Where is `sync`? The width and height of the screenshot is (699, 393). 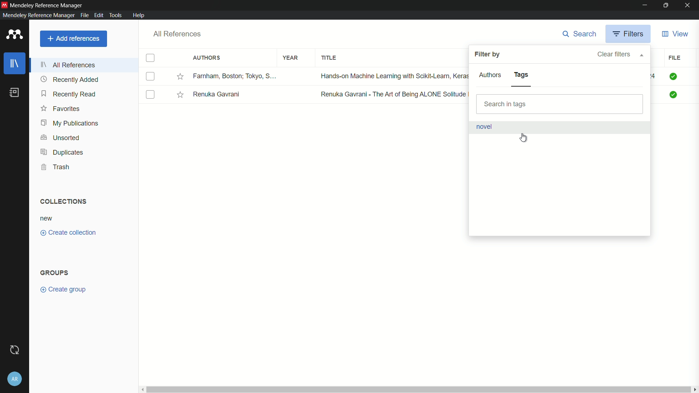
sync is located at coordinates (15, 350).